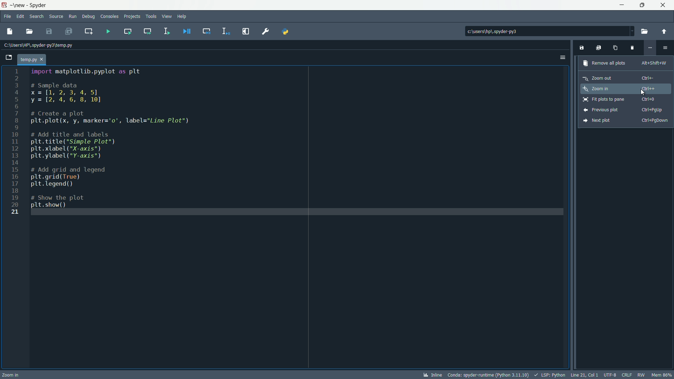 The image size is (674, 379). Describe the element at coordinates (619, 77) in the screenshot. I see `zoom out` at that location.